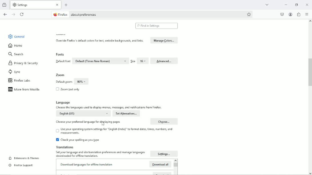 This screenshot has width=312, height=175. I want to click on reload current page, so click(22, 14).